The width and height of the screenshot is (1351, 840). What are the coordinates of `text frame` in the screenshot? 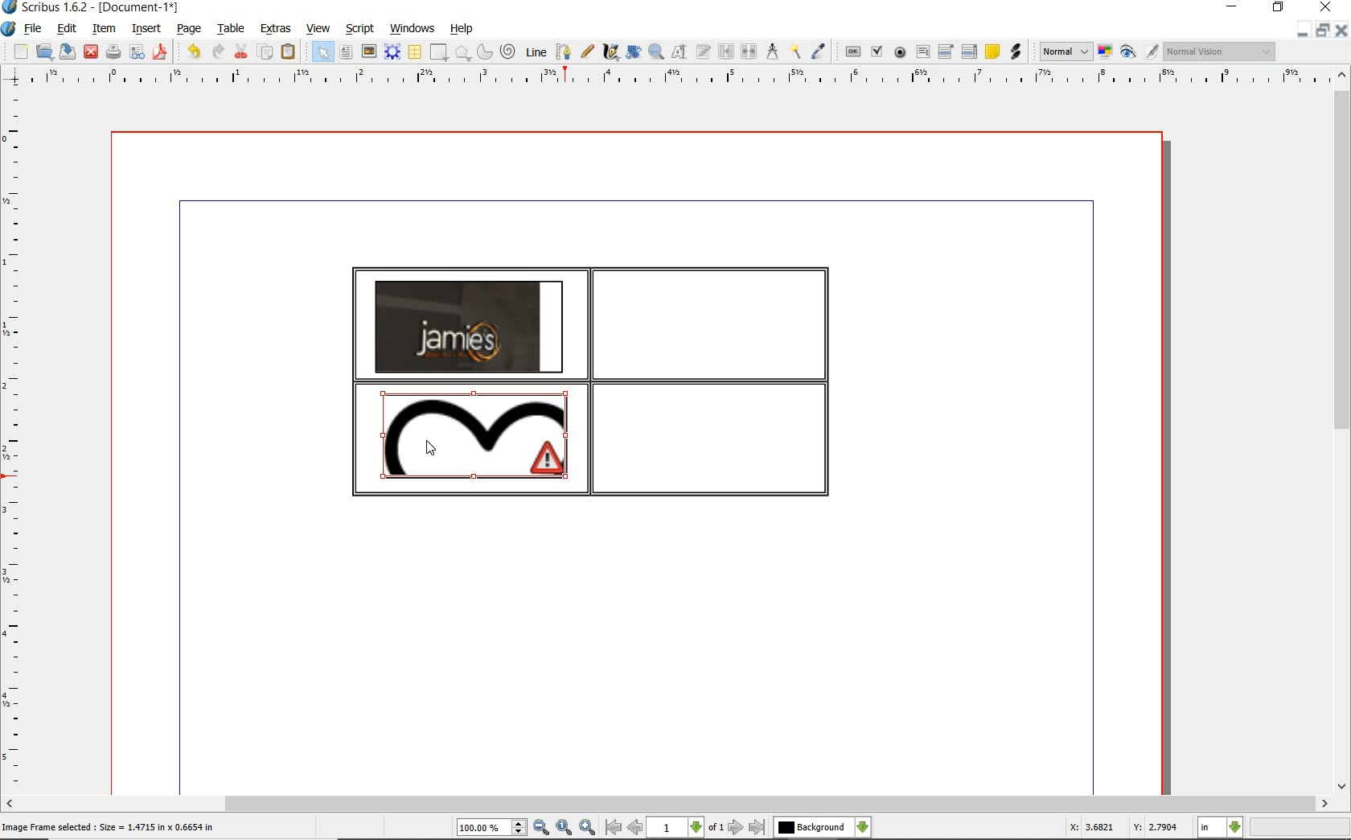 It's located at (347, 54).